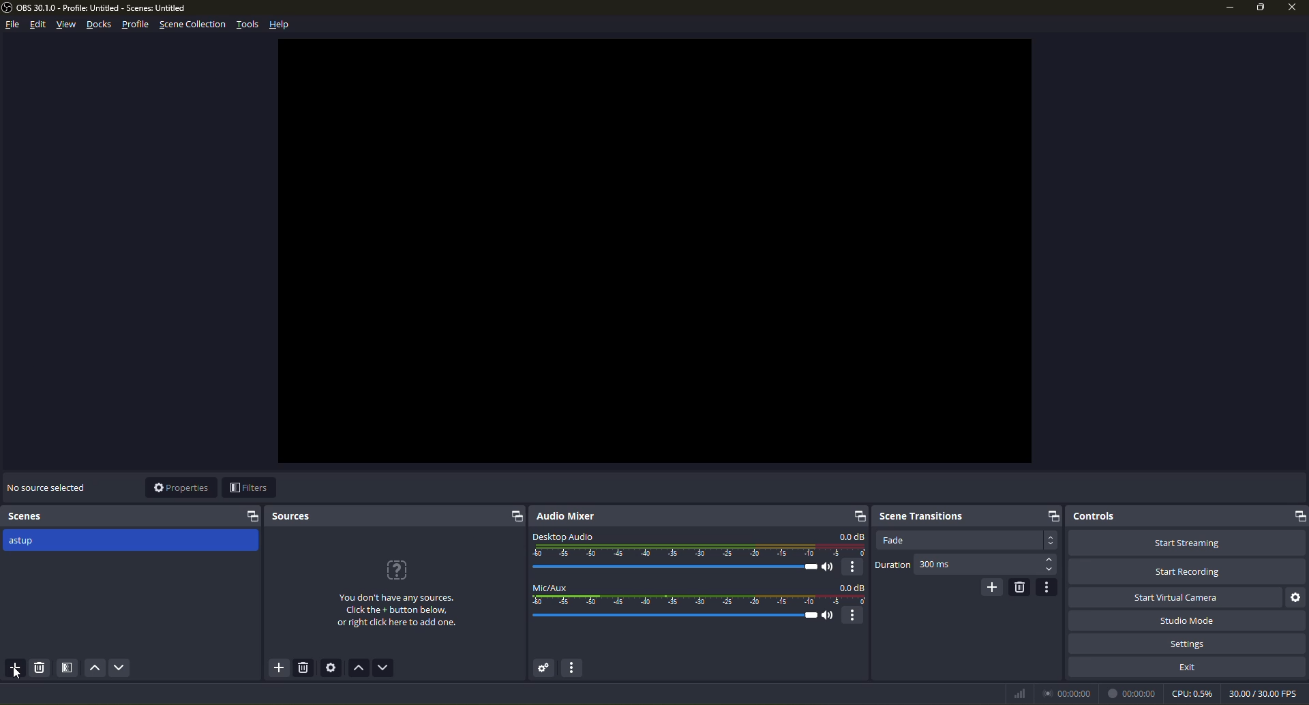 The height and width of the screenshot is (705, 1309). I want to click on move scene up, so click(95, 667).